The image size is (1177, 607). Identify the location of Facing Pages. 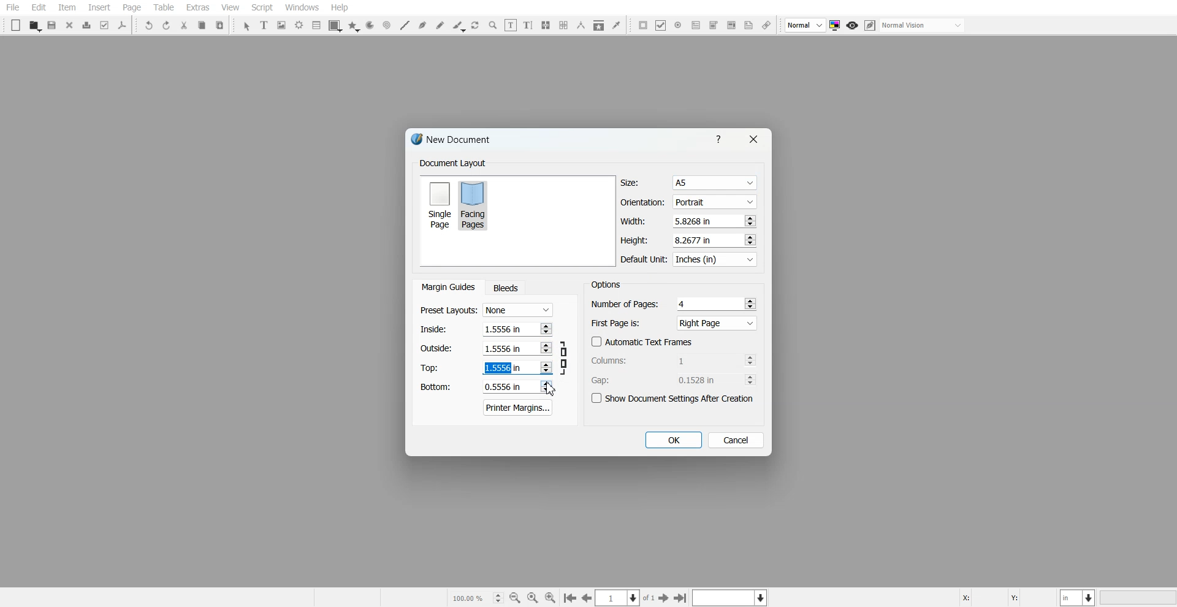
(475, 205).